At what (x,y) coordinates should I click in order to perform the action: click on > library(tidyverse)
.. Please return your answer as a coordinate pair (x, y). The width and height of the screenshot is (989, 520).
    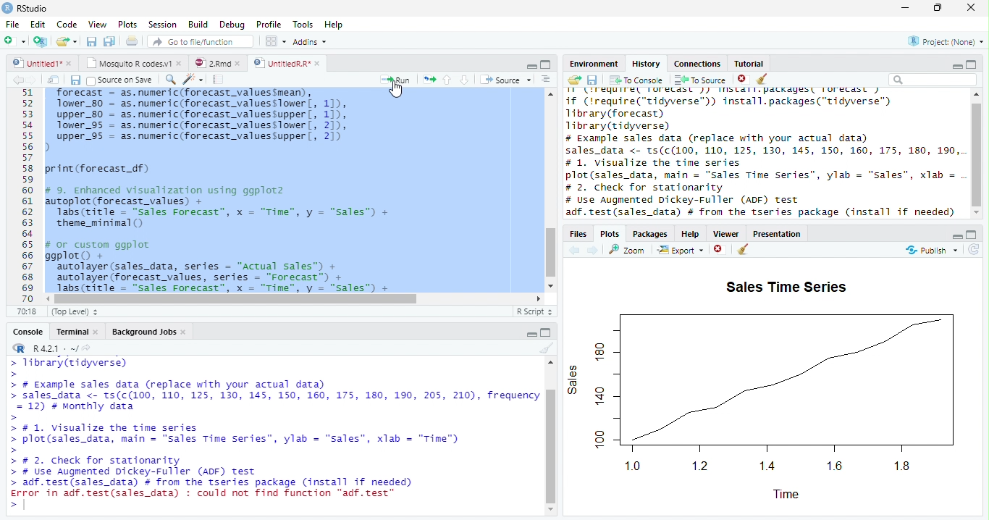
    Looking at the image, I should click on (77, 366).